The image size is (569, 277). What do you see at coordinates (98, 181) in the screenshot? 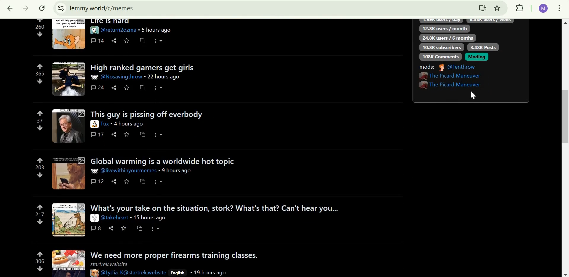
I see `12 comments` at bounding box center [98, 181].